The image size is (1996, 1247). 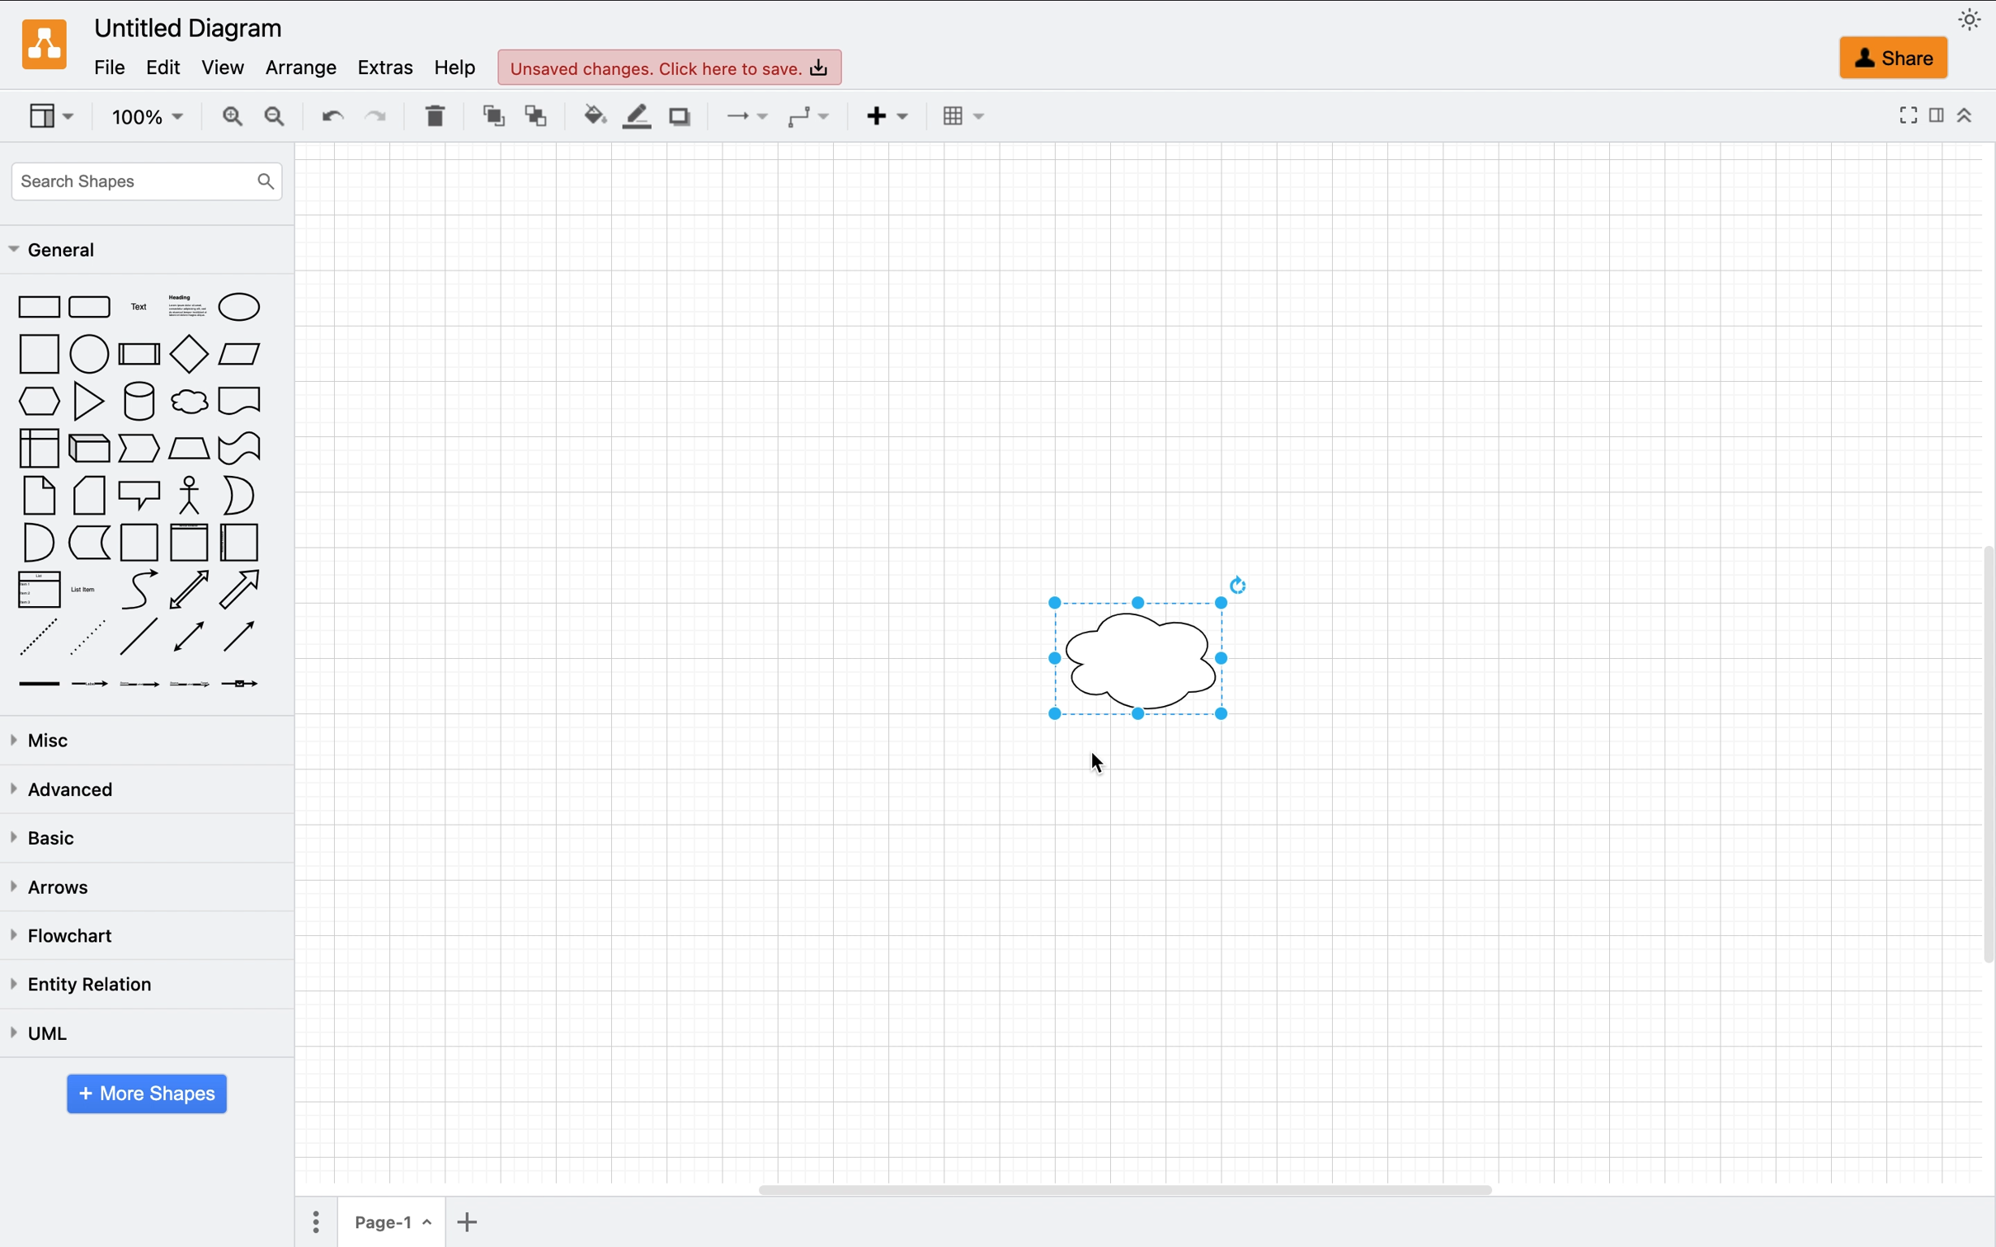 I want to click on ellipse, so click(x=239, y=309).